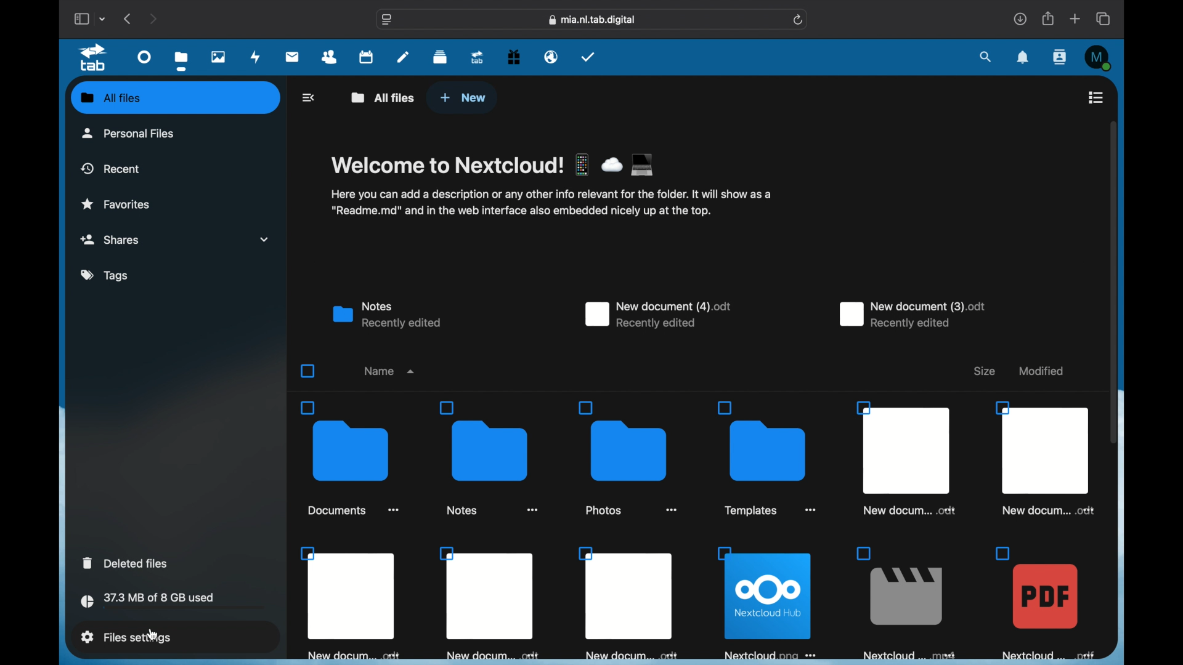 The height and width of the screenshot is (665, 1183). I want to click on new tab, so click(1075, 18).